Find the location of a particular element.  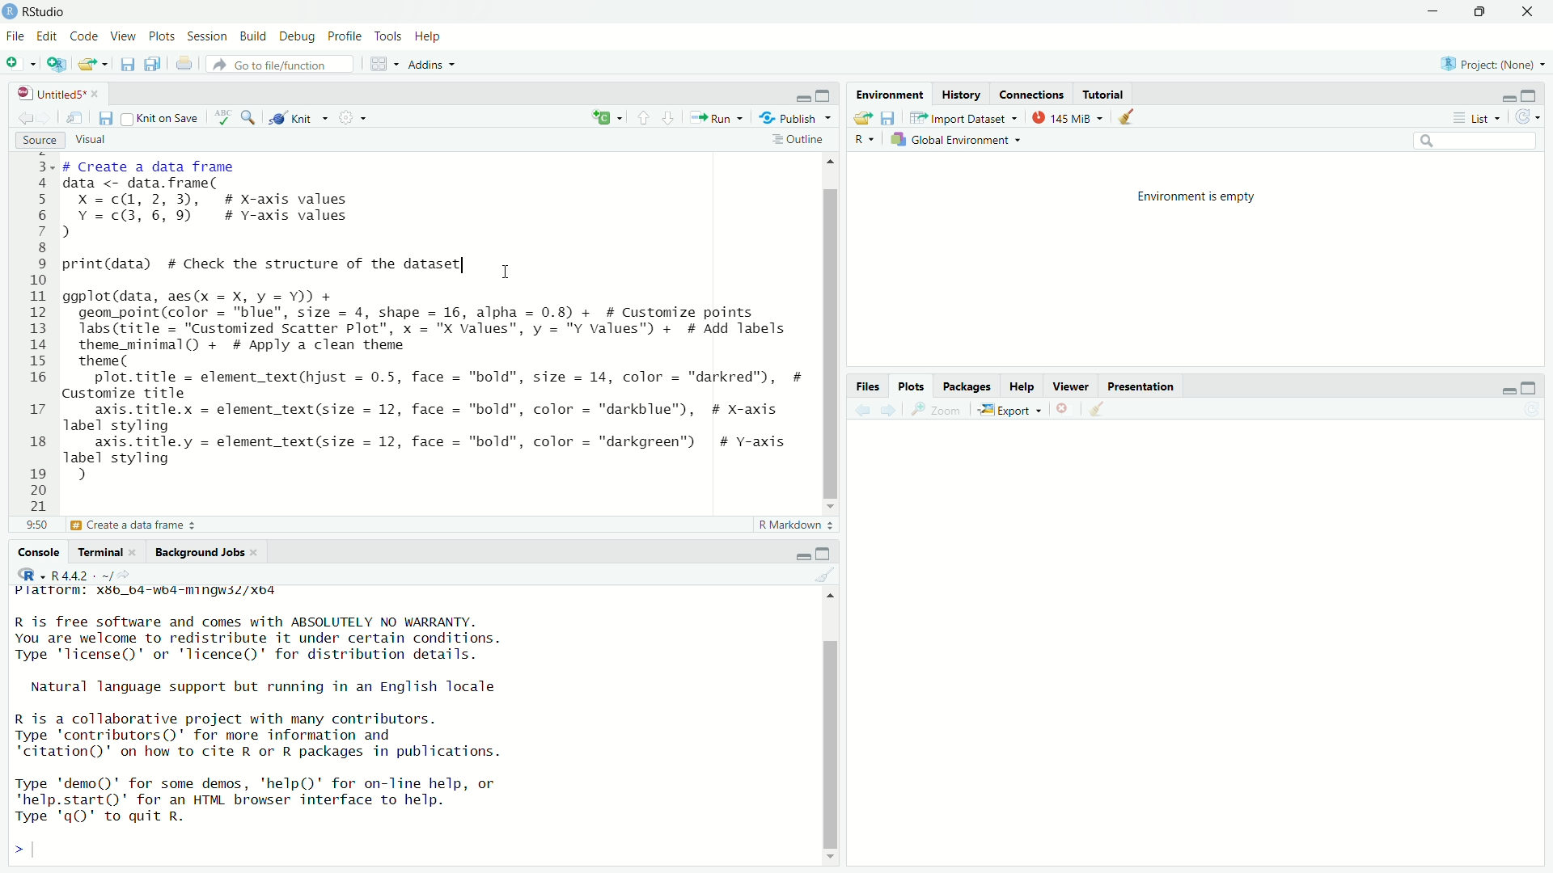

Clear console is located at coordinates (1129, 118).